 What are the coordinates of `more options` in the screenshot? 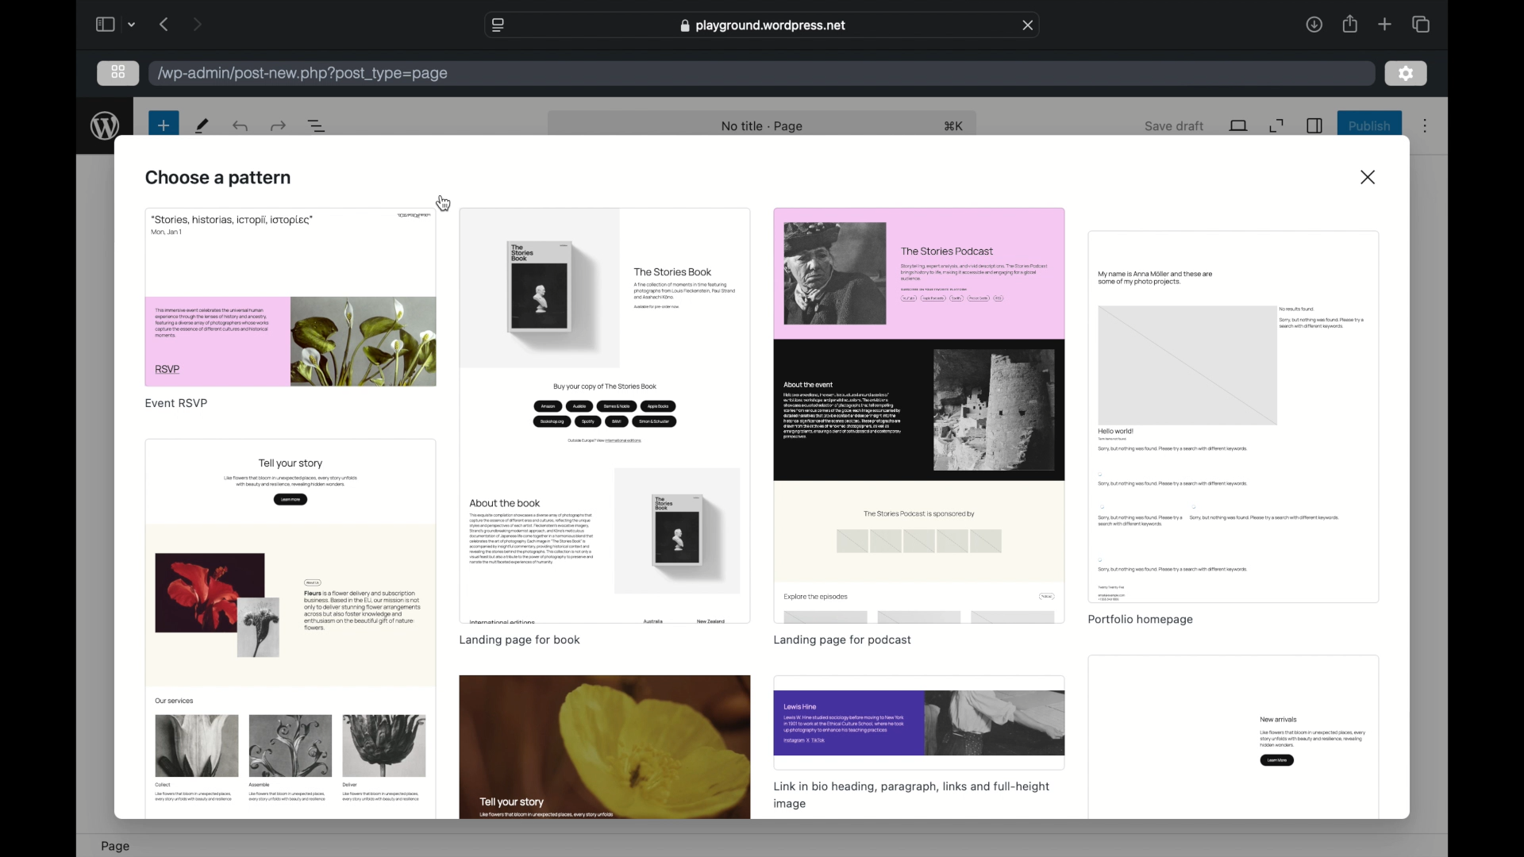 It's located at (1425, 126).